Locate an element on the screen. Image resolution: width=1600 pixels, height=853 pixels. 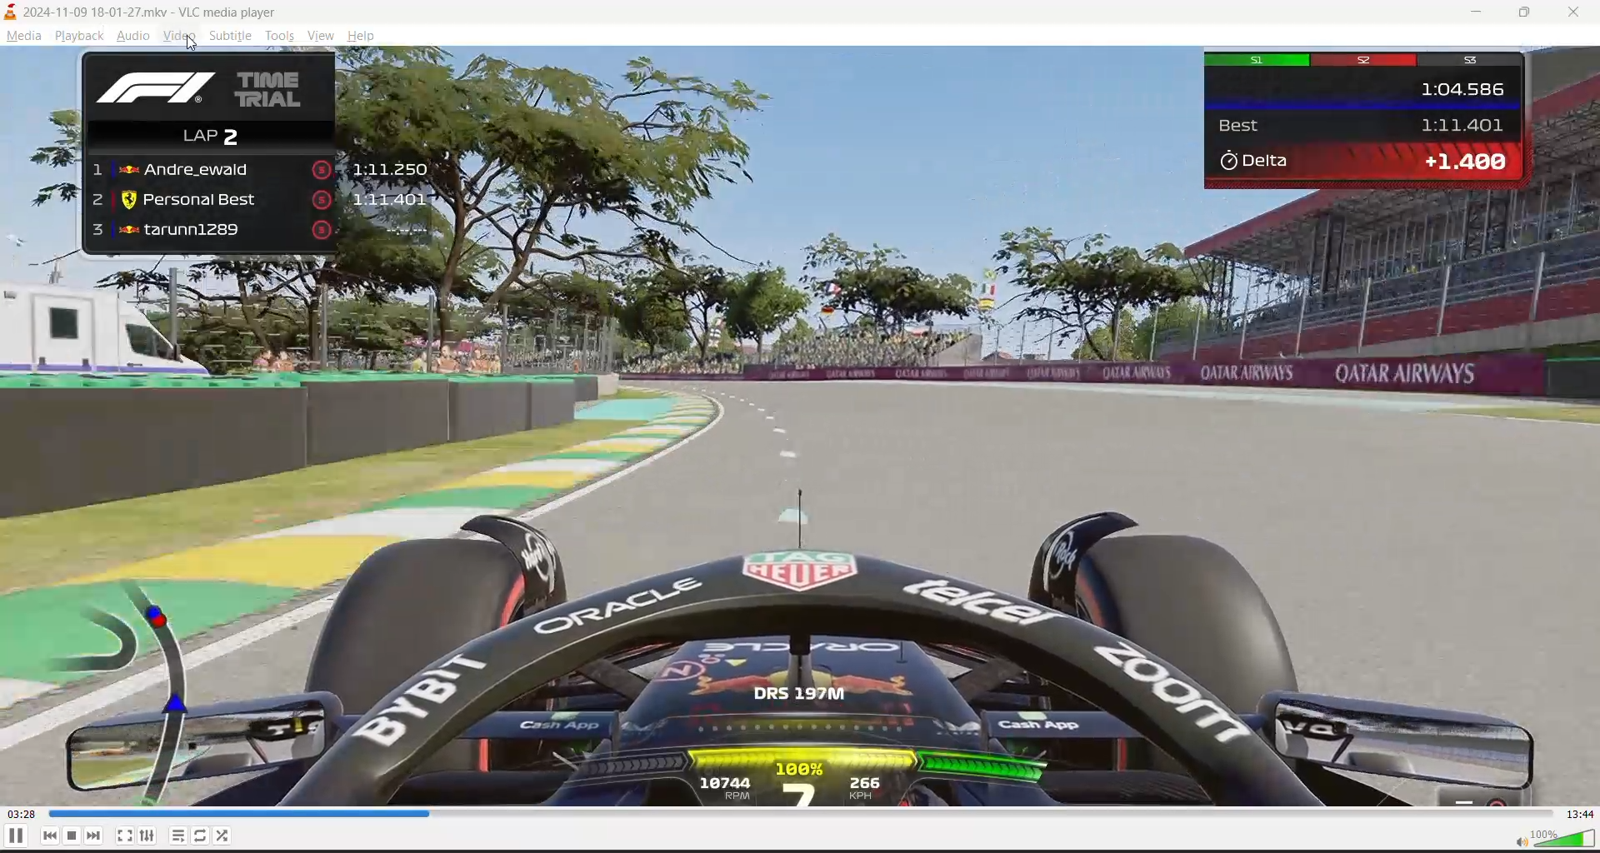
toggle playlist is located at coordinates (180, 836).